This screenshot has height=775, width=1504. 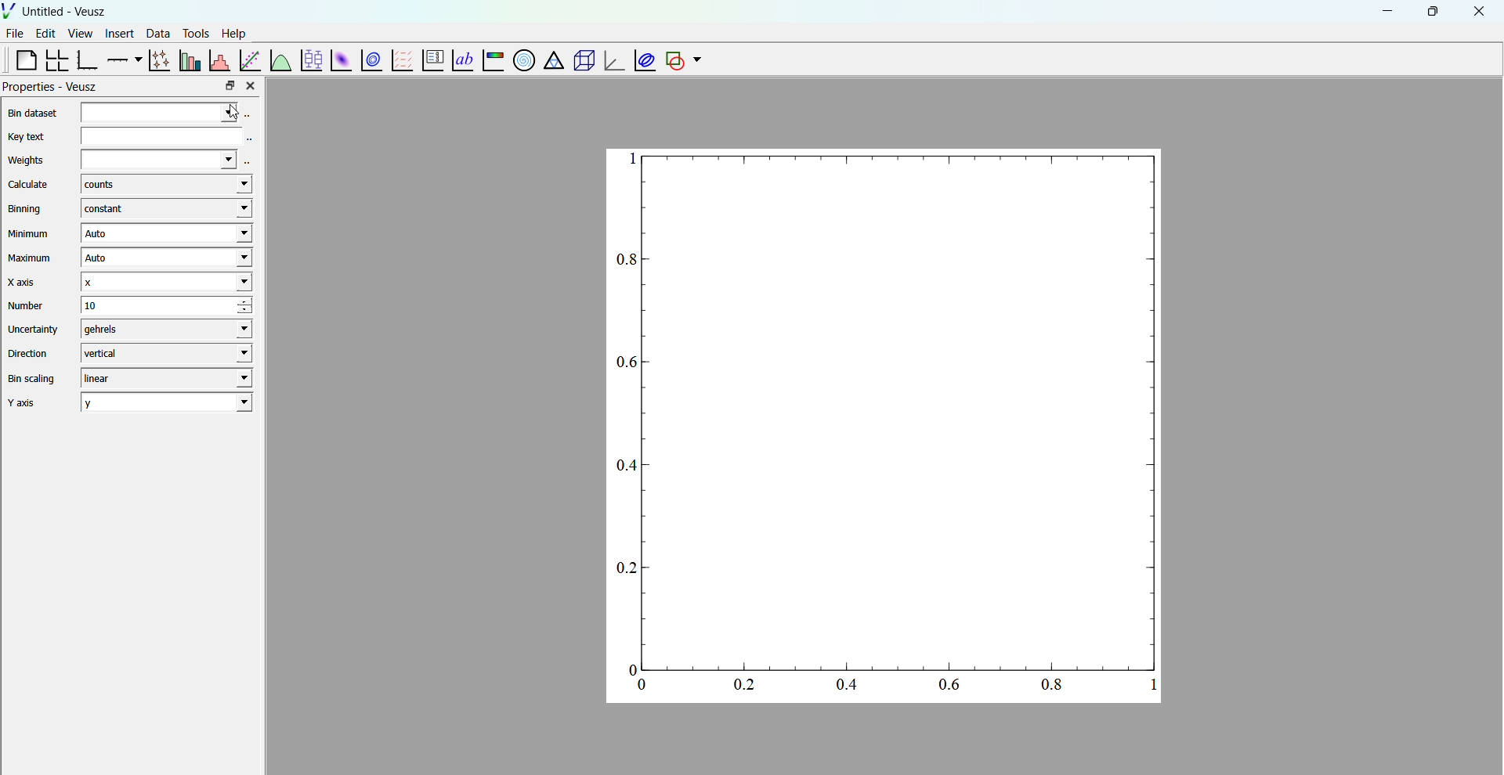 What do you see at coordinates (627, 464) in the screenshot?
I see `0.4` at bounding box center [627, 464].